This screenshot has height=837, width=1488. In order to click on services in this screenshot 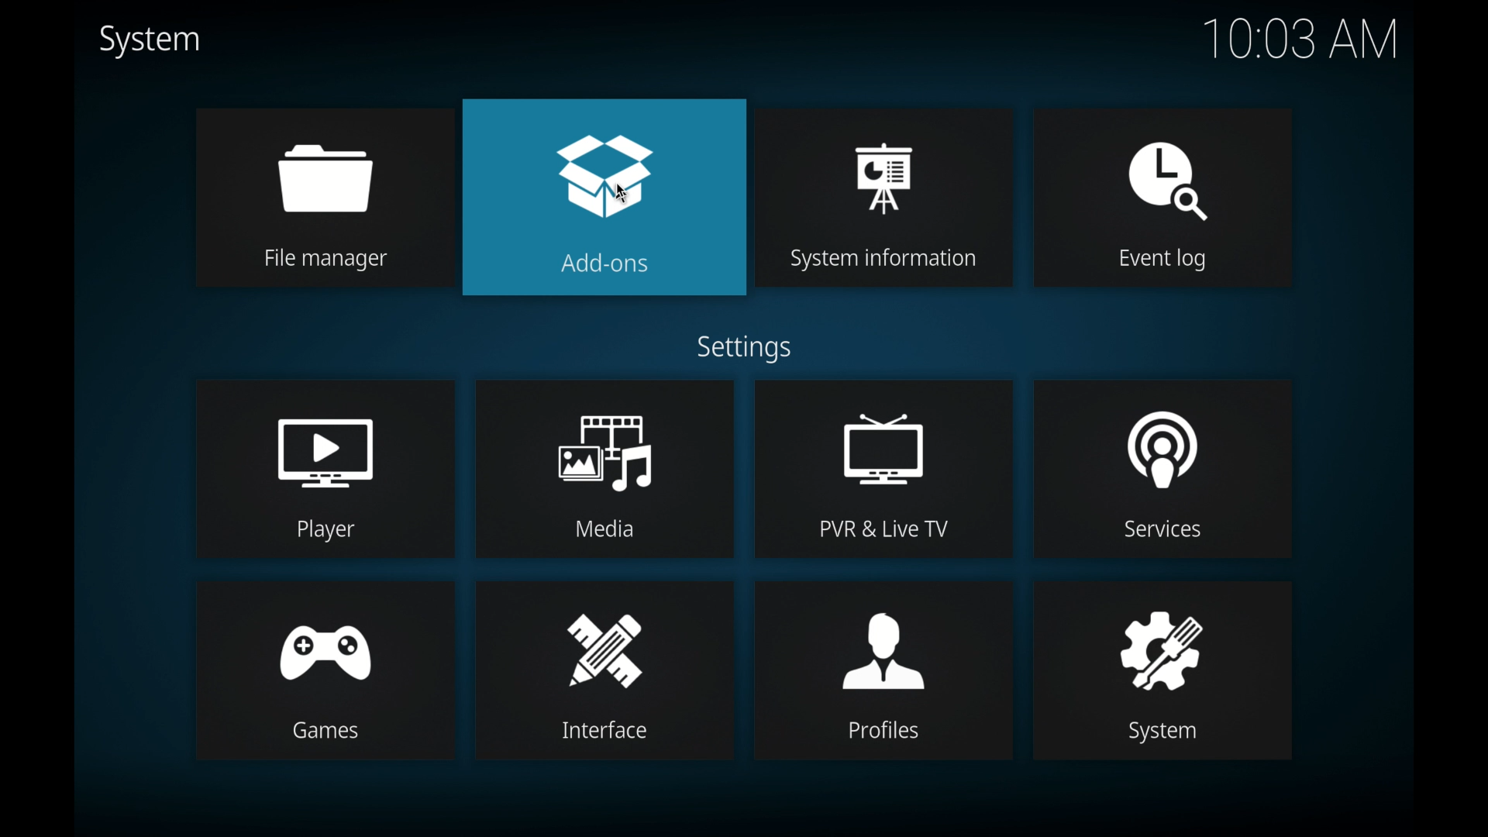, I will do `click(1162, 467)`.